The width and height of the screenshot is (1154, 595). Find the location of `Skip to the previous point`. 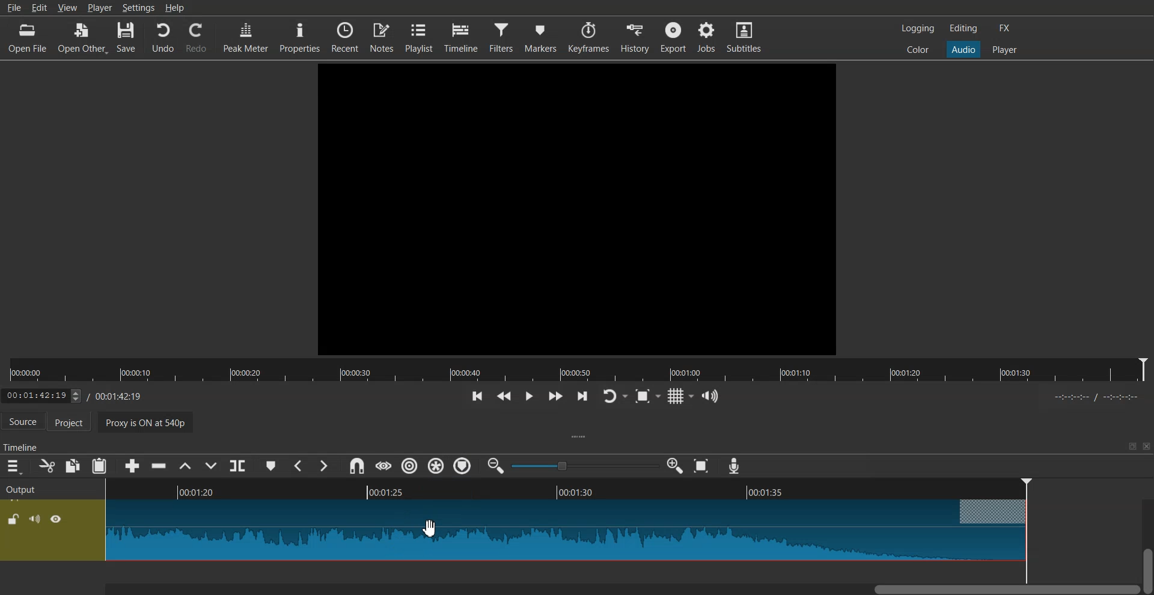

Skip to the previous point is located at coordinates (475, 395).